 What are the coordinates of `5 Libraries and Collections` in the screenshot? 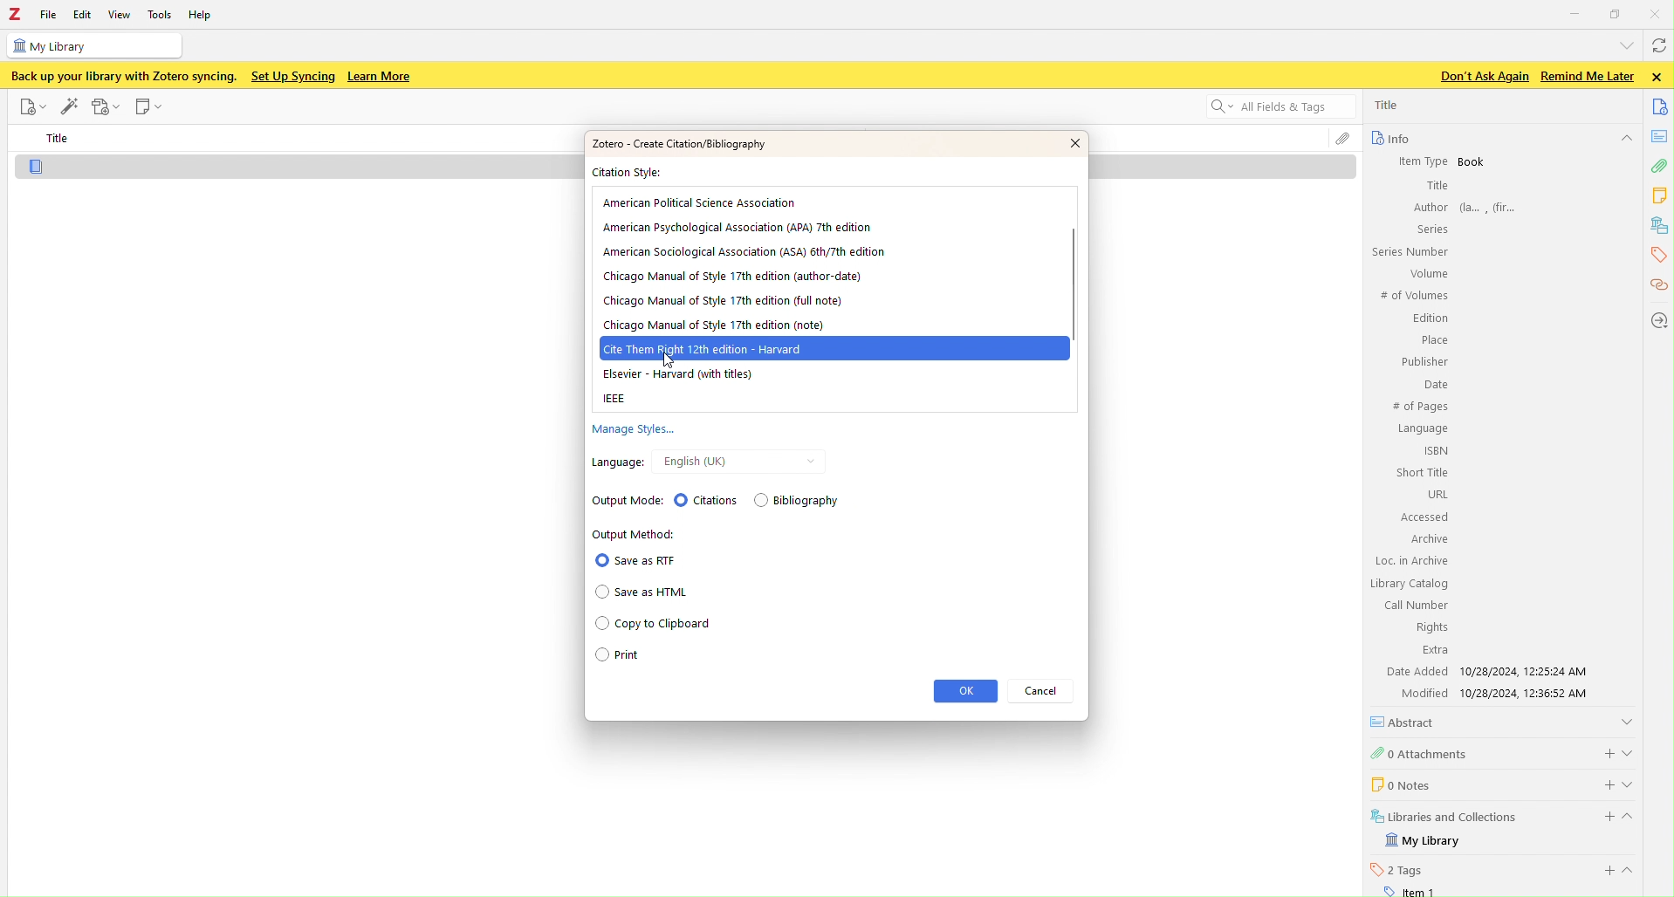 It's located at (1445, 815).